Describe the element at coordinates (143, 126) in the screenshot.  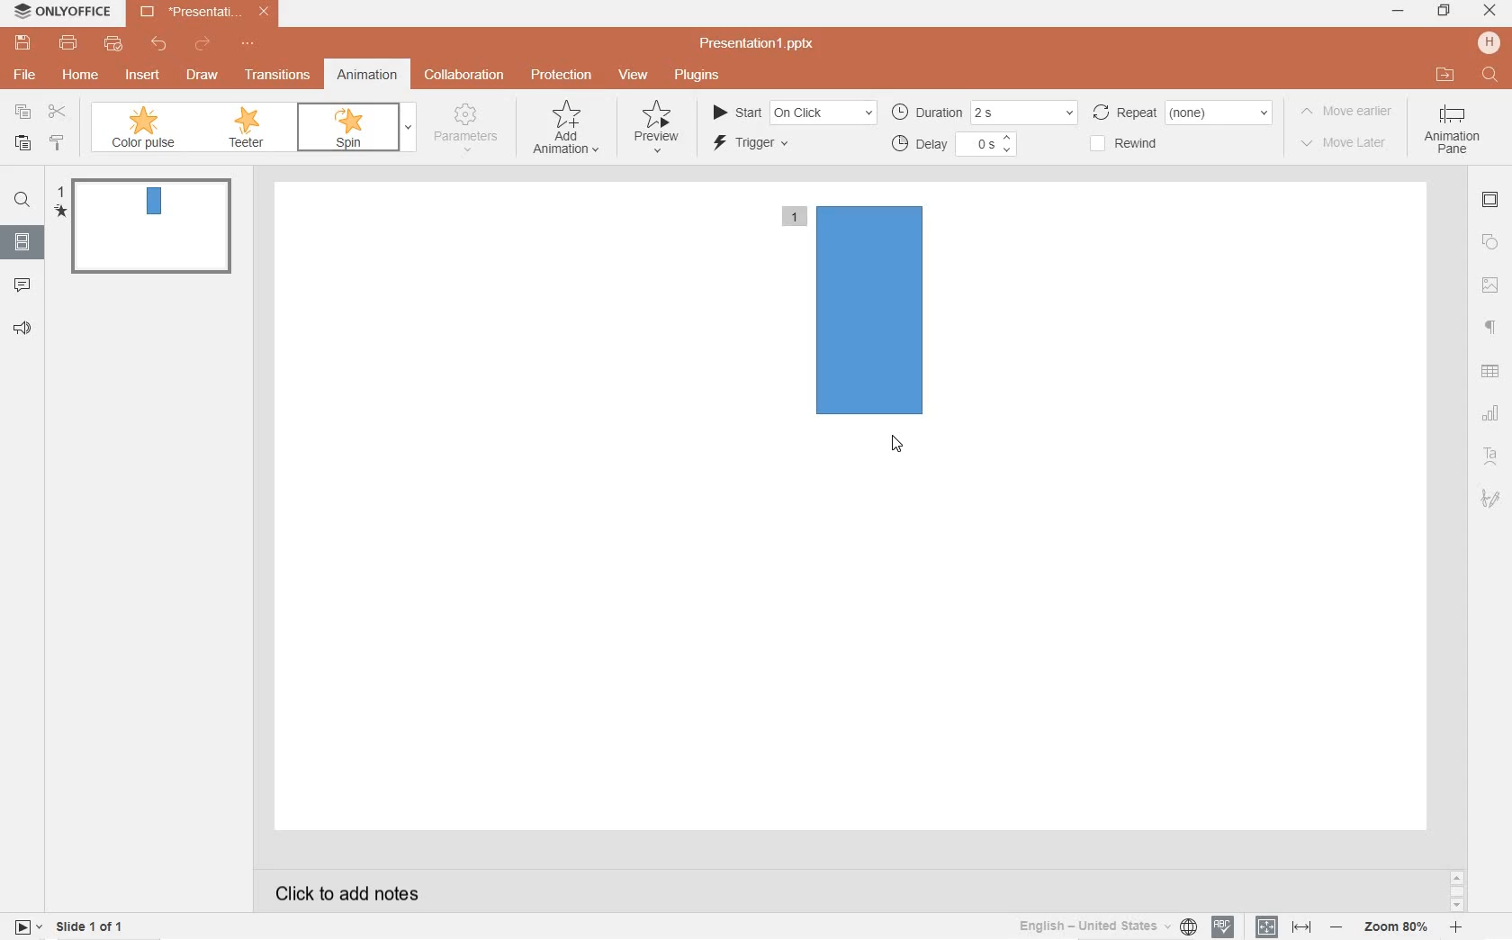
I see `Color pulse` at that location.